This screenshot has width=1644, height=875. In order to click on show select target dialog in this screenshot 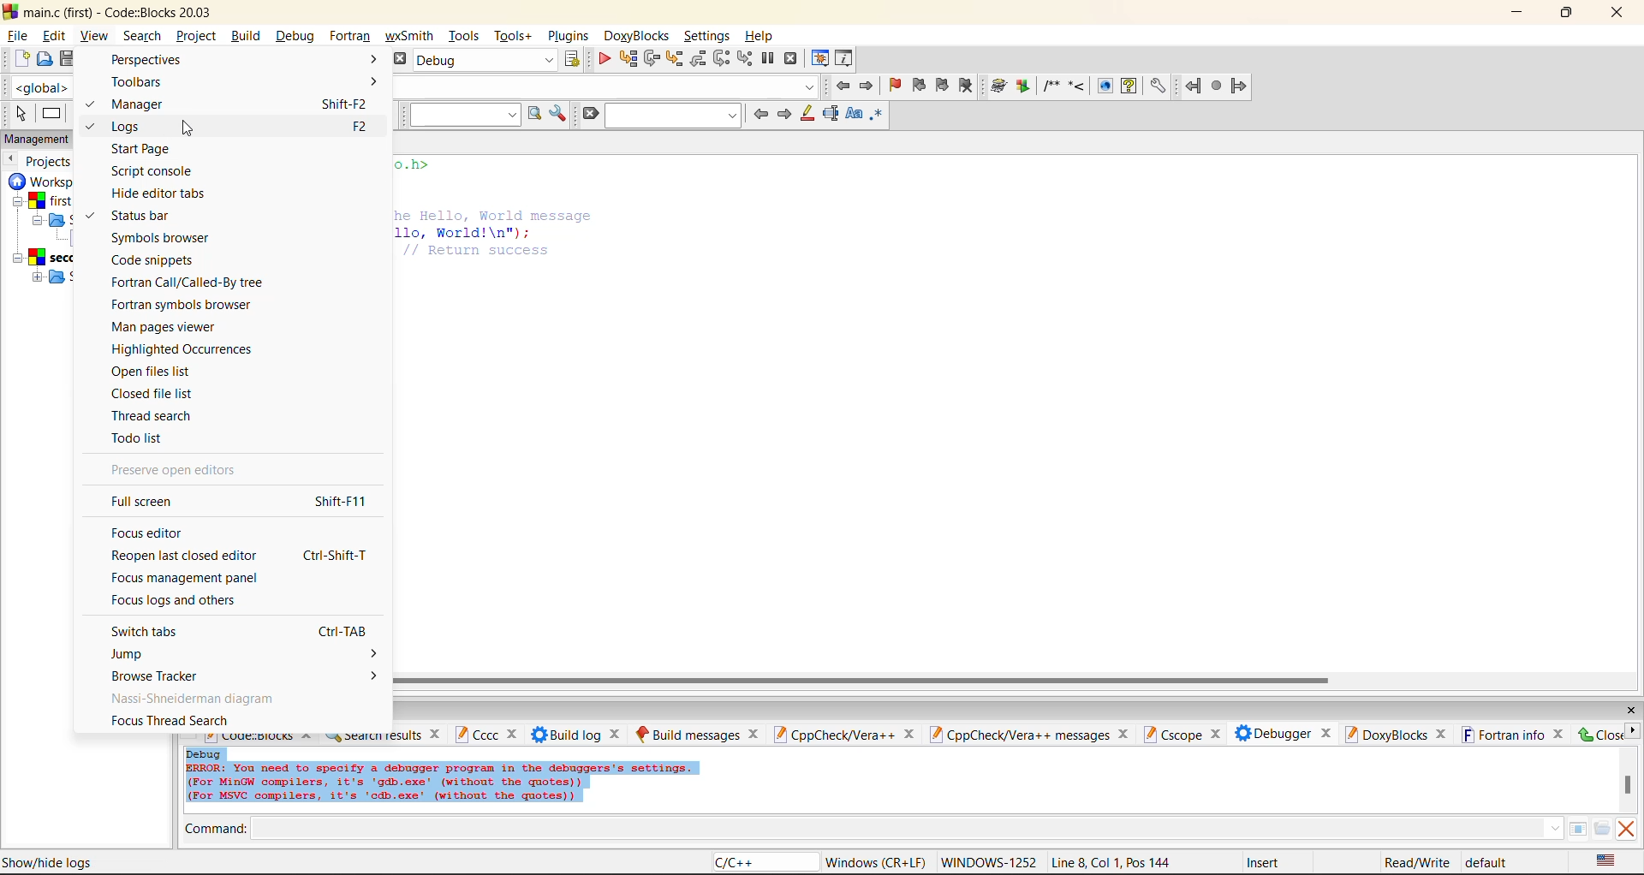, I will do `click(575, 62)`.